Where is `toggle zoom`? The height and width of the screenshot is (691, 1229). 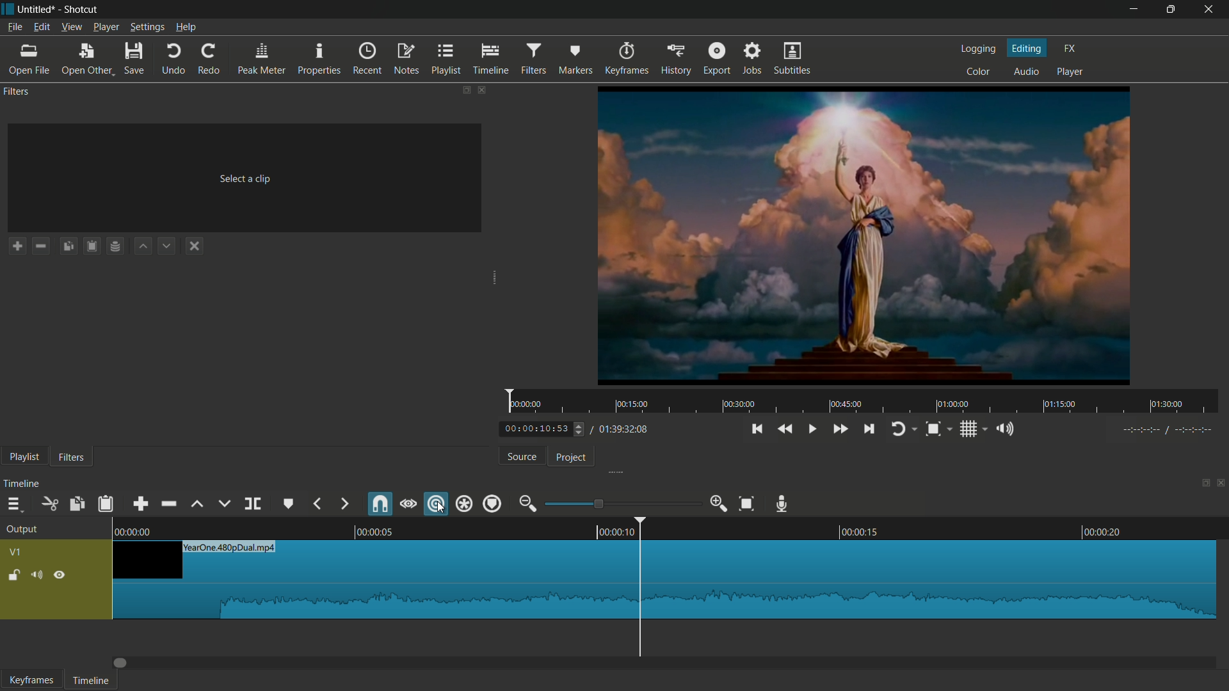 toggle zoom is located at coordinates (933, 429).